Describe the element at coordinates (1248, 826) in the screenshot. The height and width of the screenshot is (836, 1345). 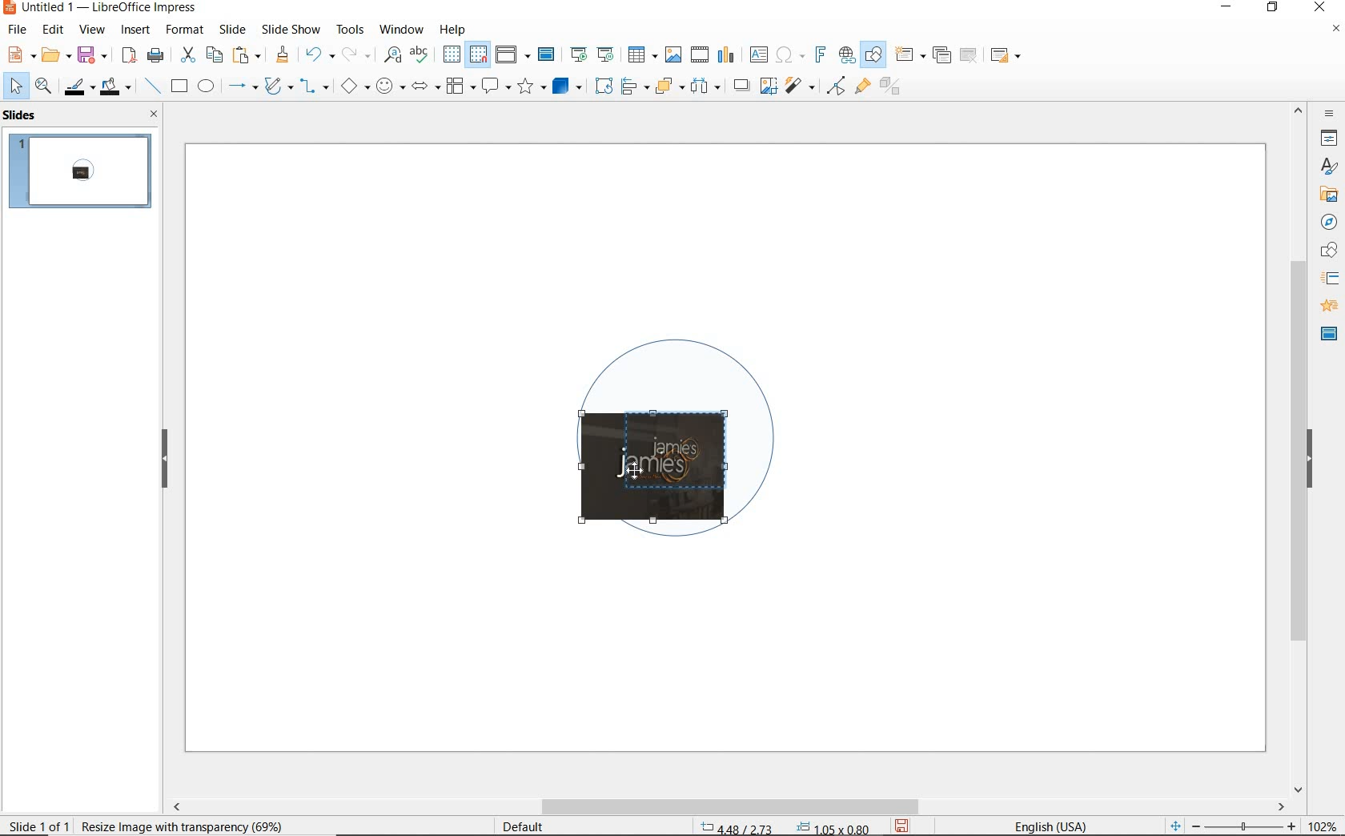
I see `zoom` at that location.